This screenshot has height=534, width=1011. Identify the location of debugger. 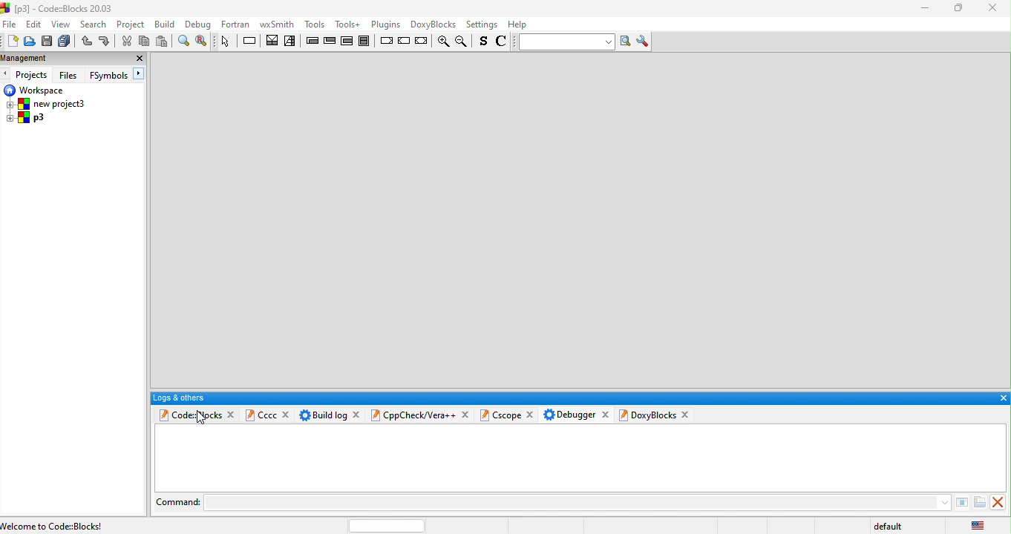
(569, 414).